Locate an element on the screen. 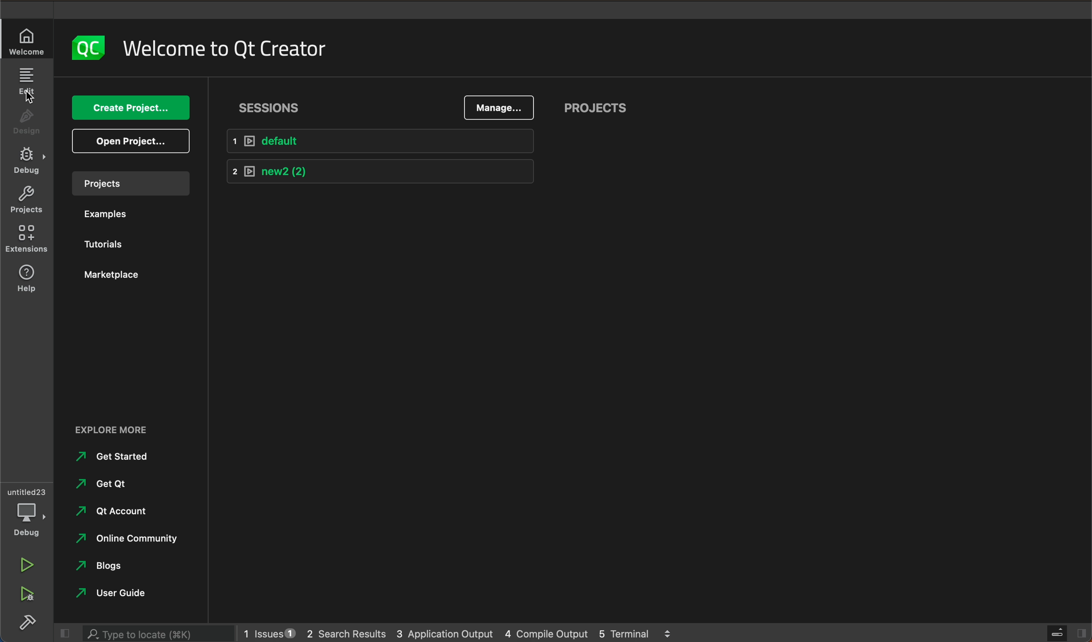 This screenshot has height=642, width=1092. search bar is located at coordinates (159, 633).